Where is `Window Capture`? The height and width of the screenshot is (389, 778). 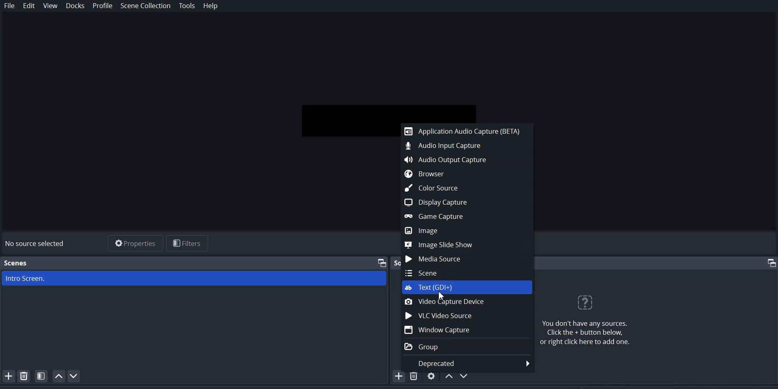
Window Capture is located at coordinates (467, 330).